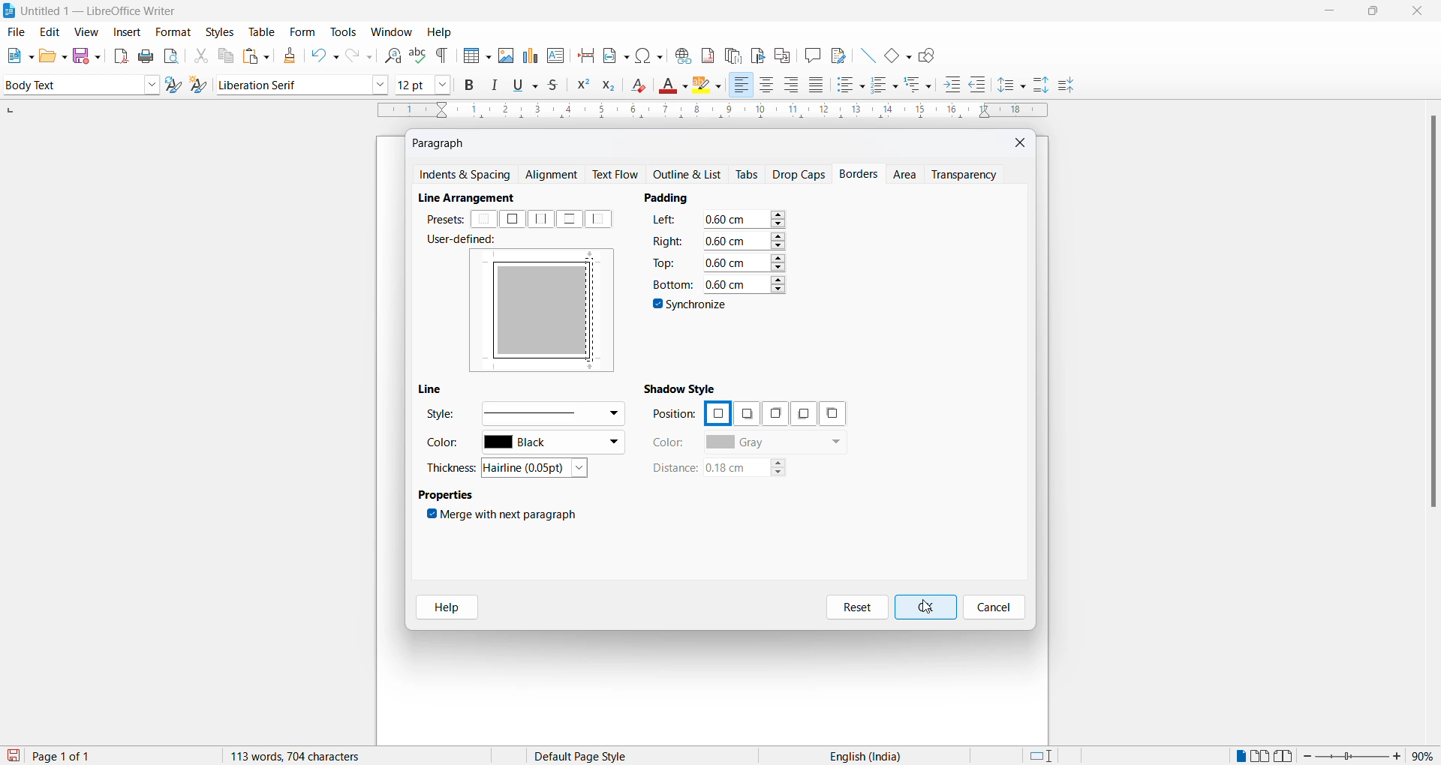 The width and height of the screenshot is (1441, 765). I want to click on value, so click(744, 240).